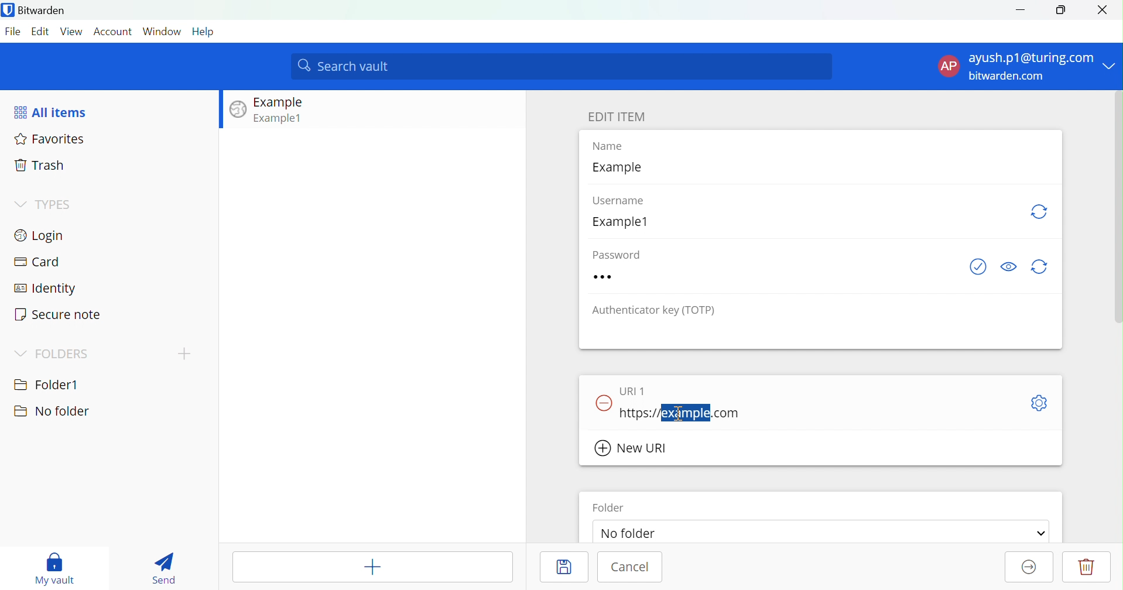 The image size is (1123, 590). I want to click on ayush.p1@turing.com, so click(1032, 58).